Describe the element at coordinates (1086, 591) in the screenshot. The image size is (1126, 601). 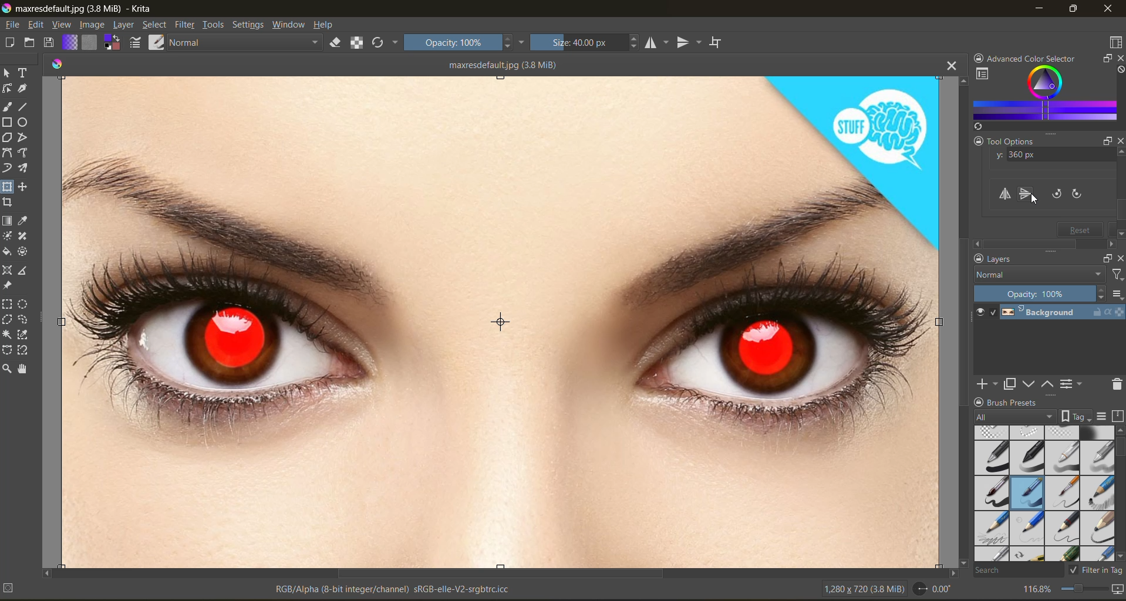
I see `zoom` at that location.